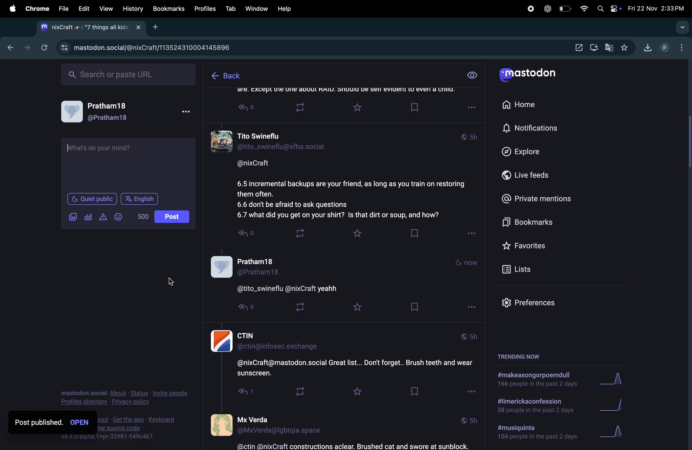 The image size is (692, 450). Describe the element at coordinates (343, 354) in the screenshot. I see `thread` at that location.